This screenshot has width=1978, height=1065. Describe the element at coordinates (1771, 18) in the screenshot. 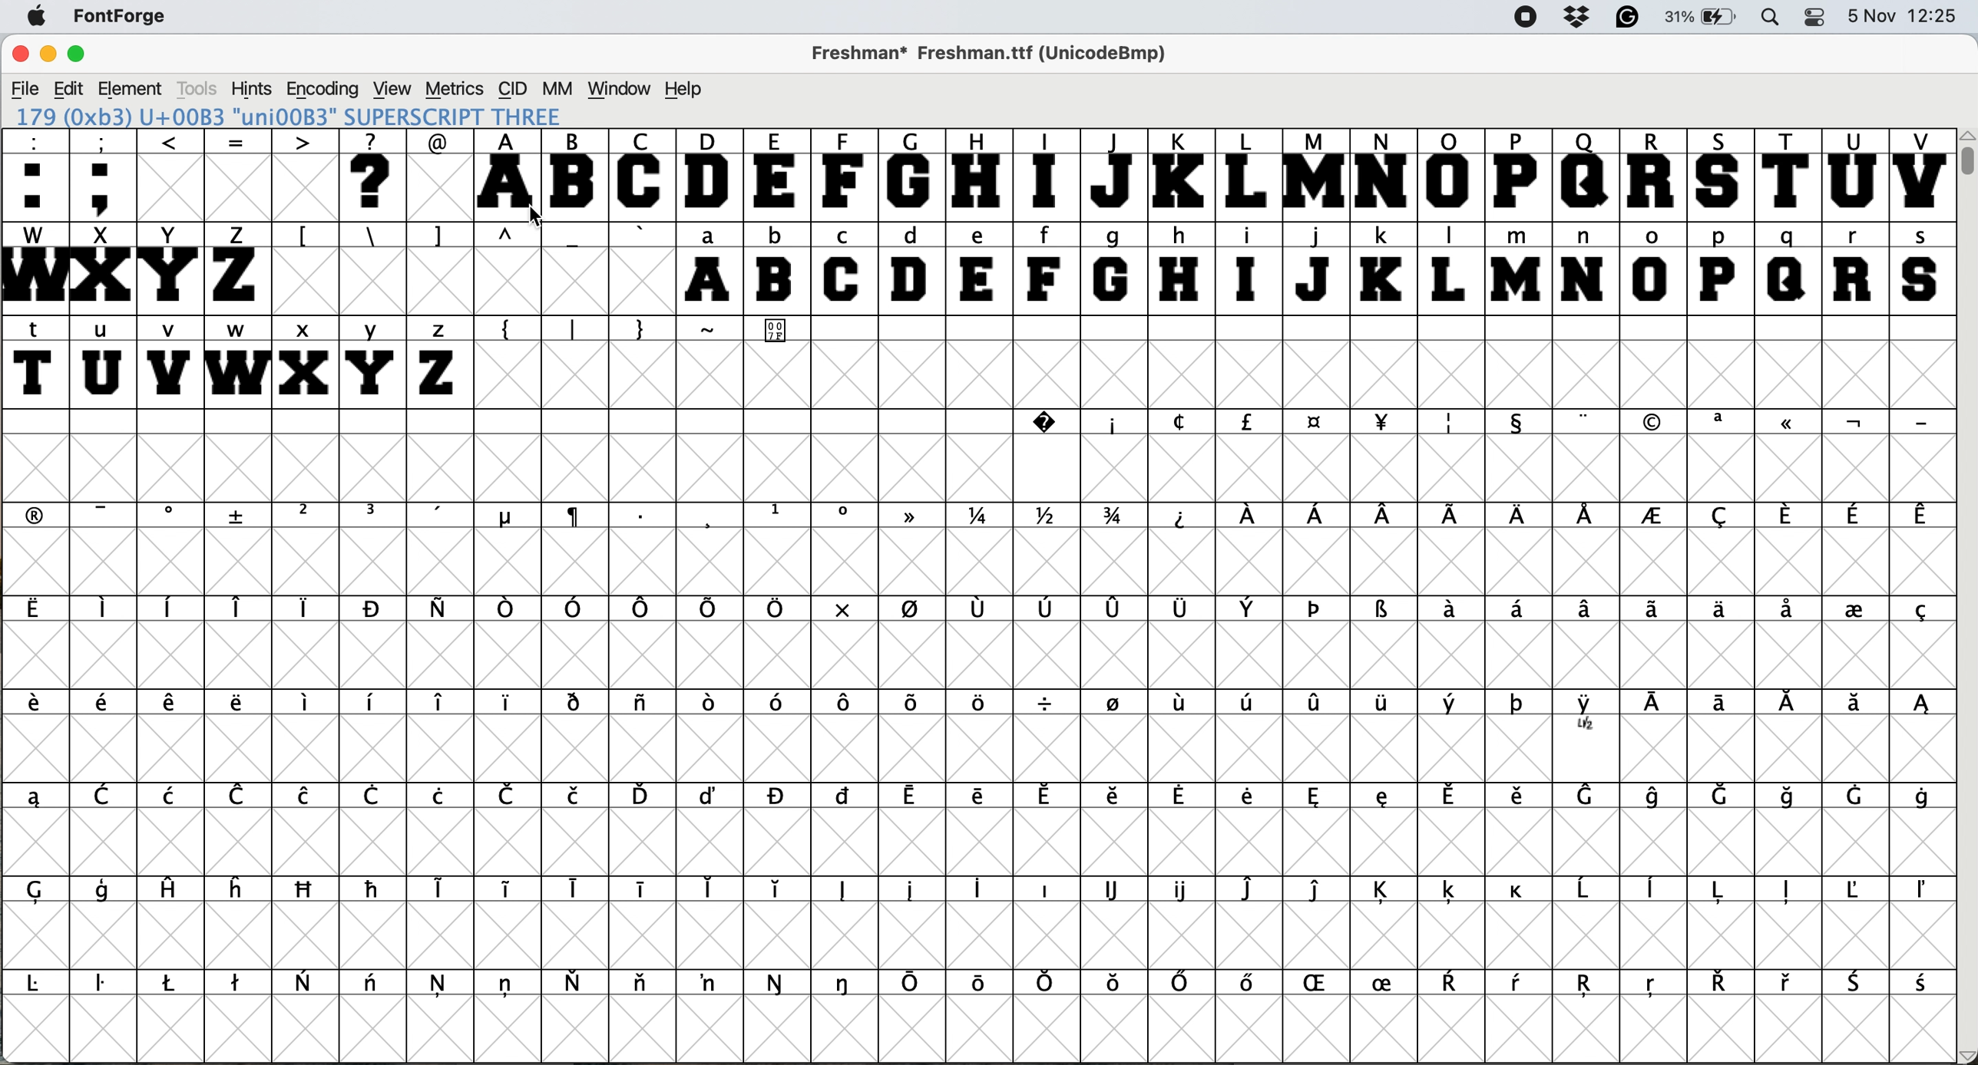

I see `spotlight search` at that location.